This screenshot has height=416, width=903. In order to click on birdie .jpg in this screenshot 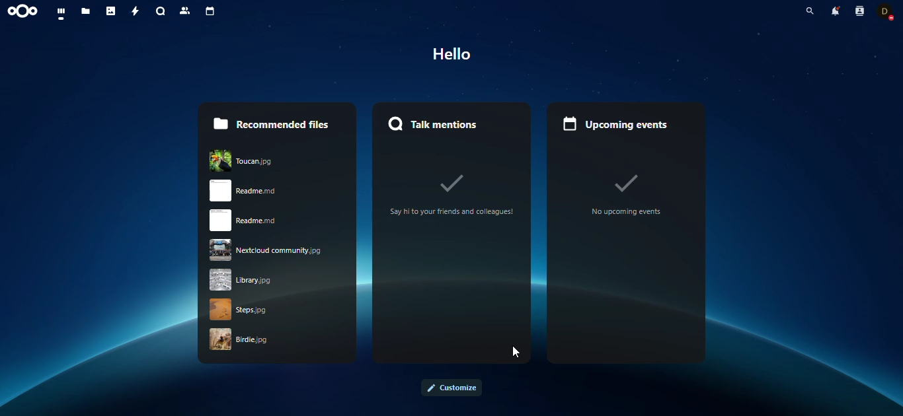, I will do `click(267, 340)`.